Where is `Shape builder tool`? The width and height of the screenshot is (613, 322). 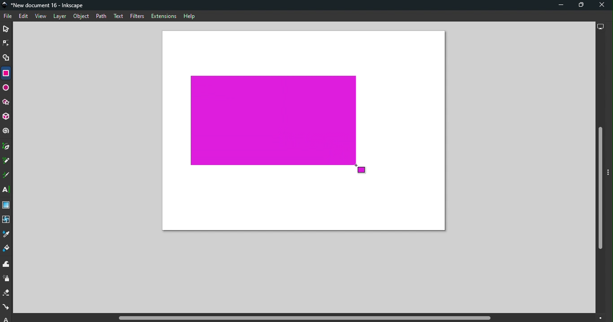
Shape builder tool is located at coordinates (7, 59).